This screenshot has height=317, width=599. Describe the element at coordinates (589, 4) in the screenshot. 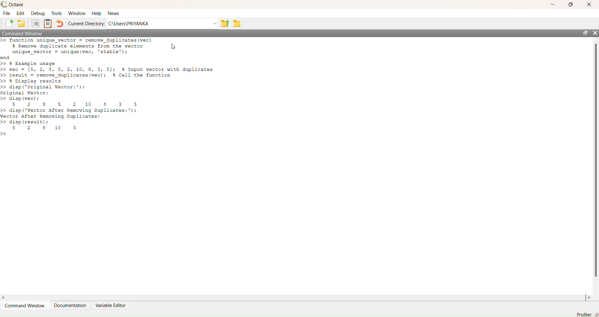

I see `close` at that location.